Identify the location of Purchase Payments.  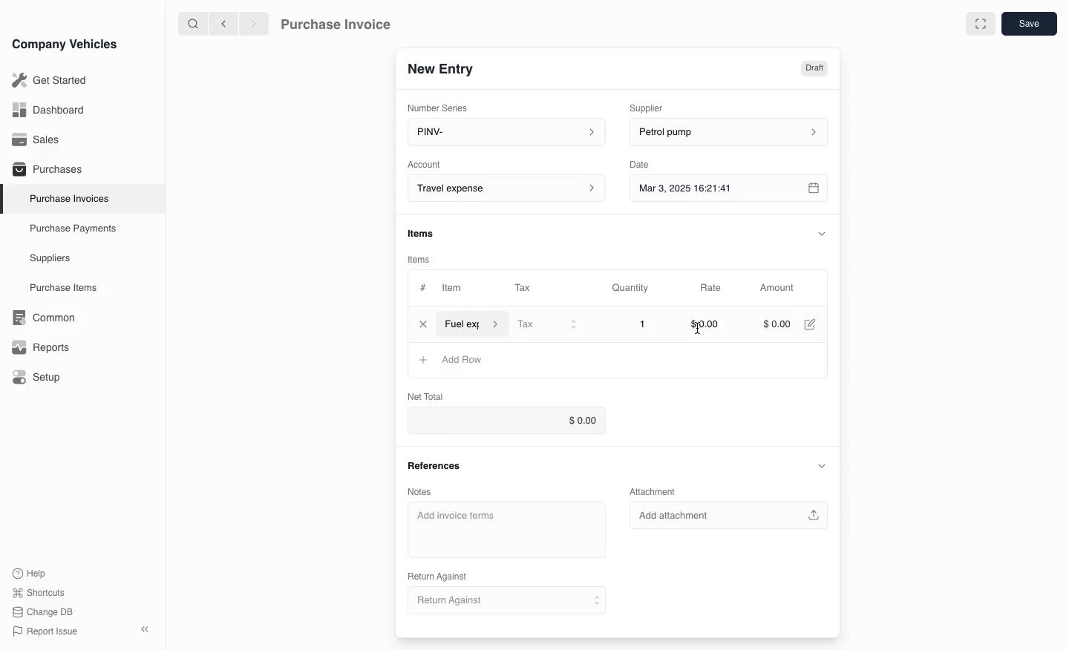
(71, 229).